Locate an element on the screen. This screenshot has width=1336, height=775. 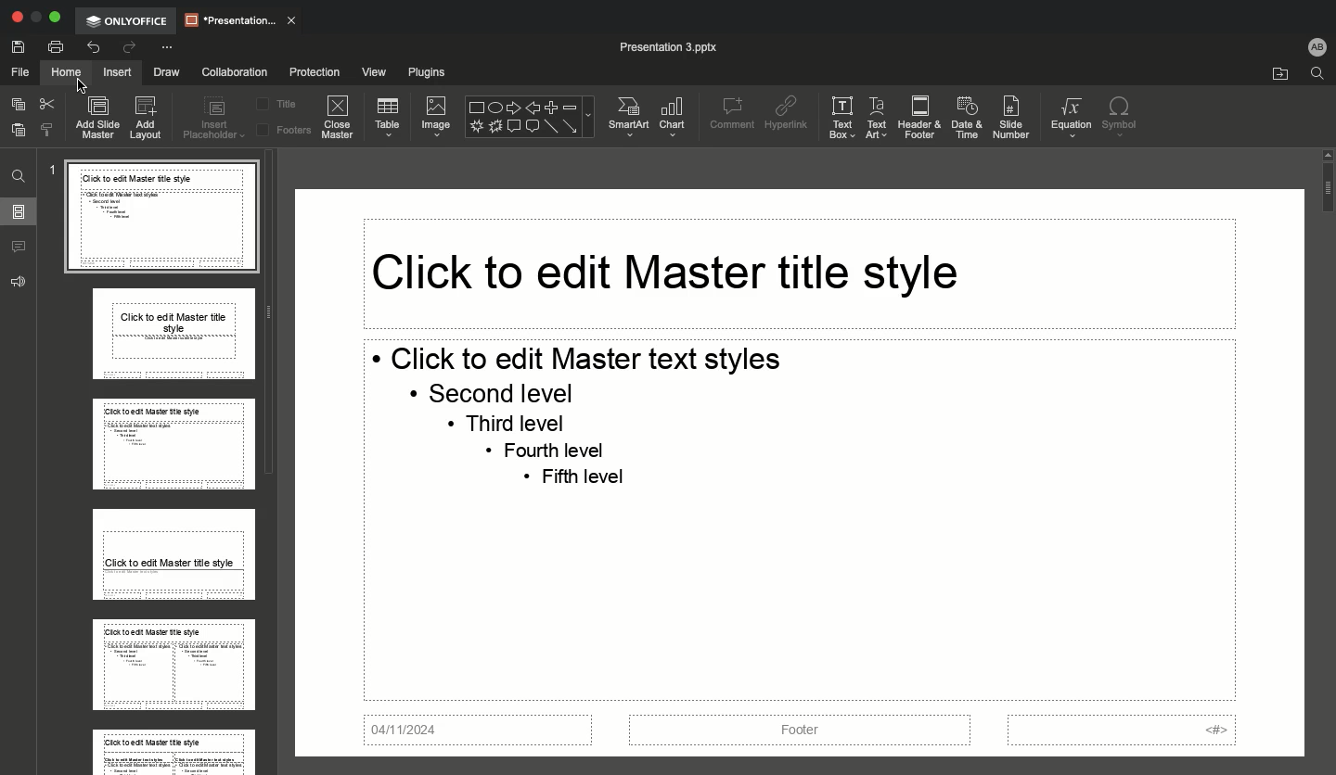
« Third level is located at coordinates (521, 424).